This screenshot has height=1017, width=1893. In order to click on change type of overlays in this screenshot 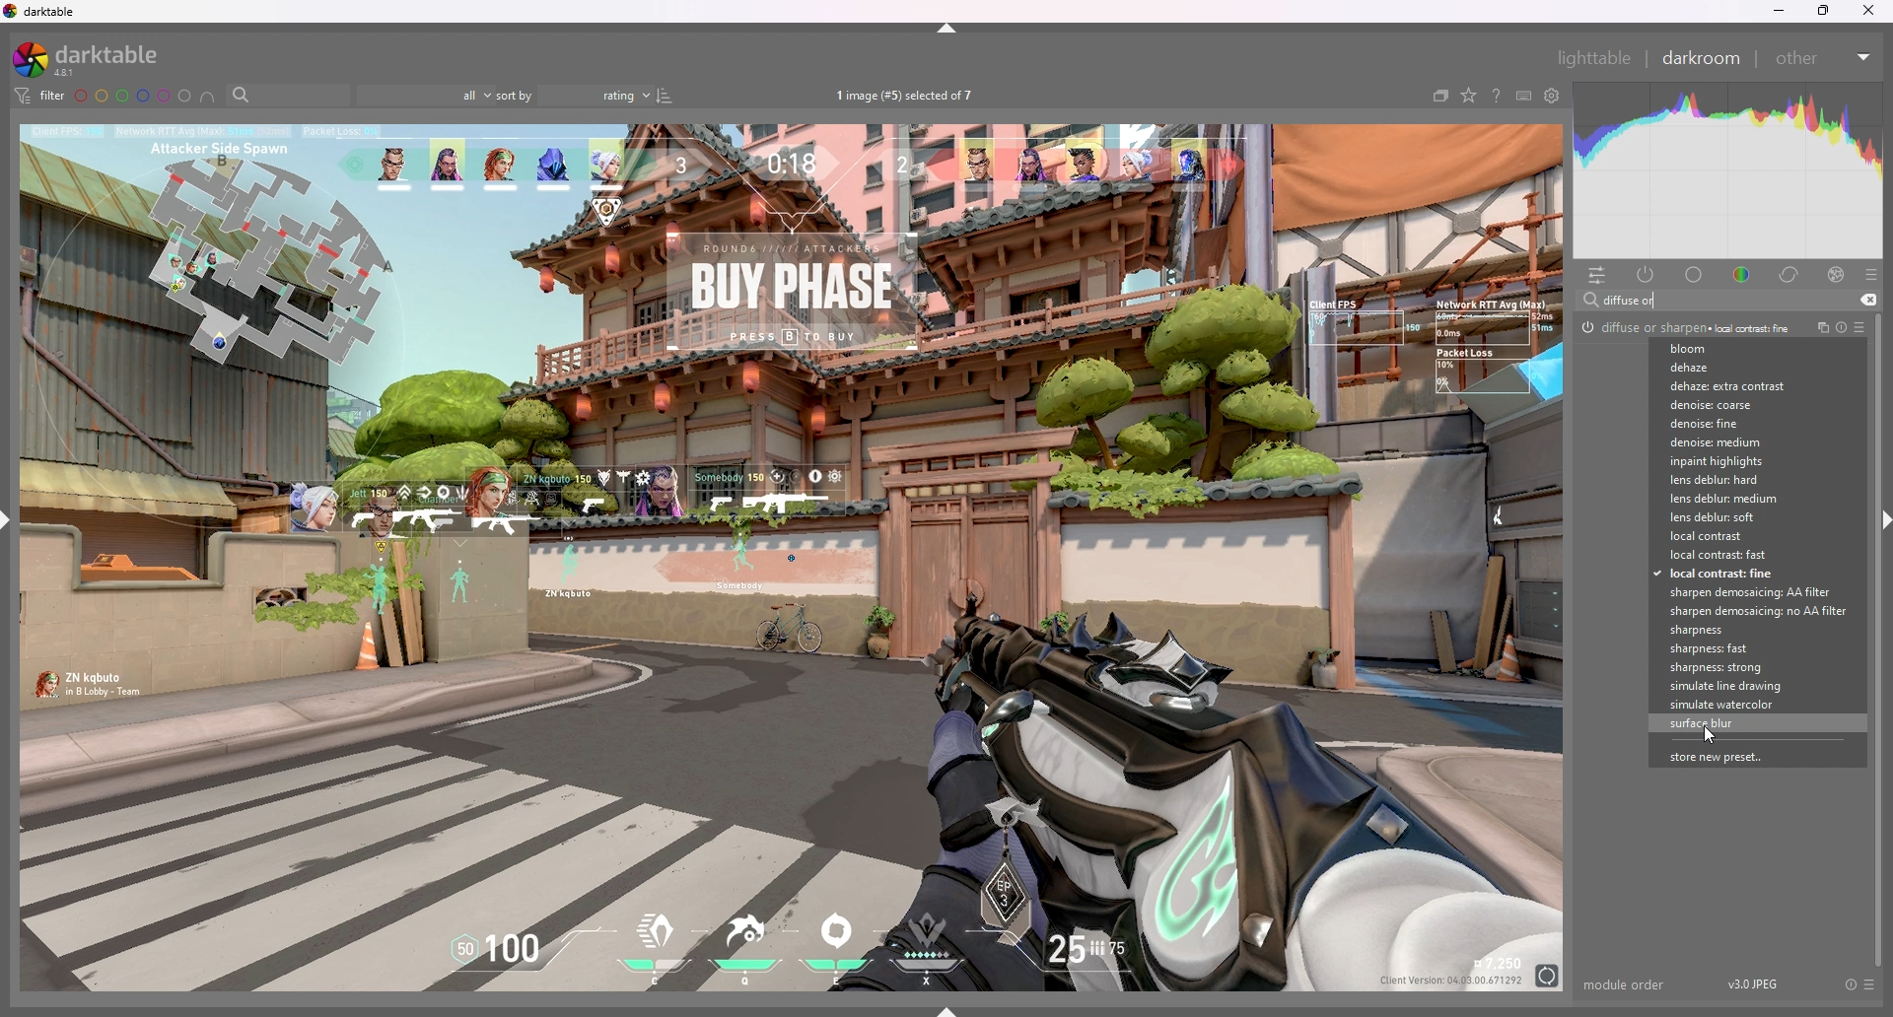, I will do `click(1470, 96)`.